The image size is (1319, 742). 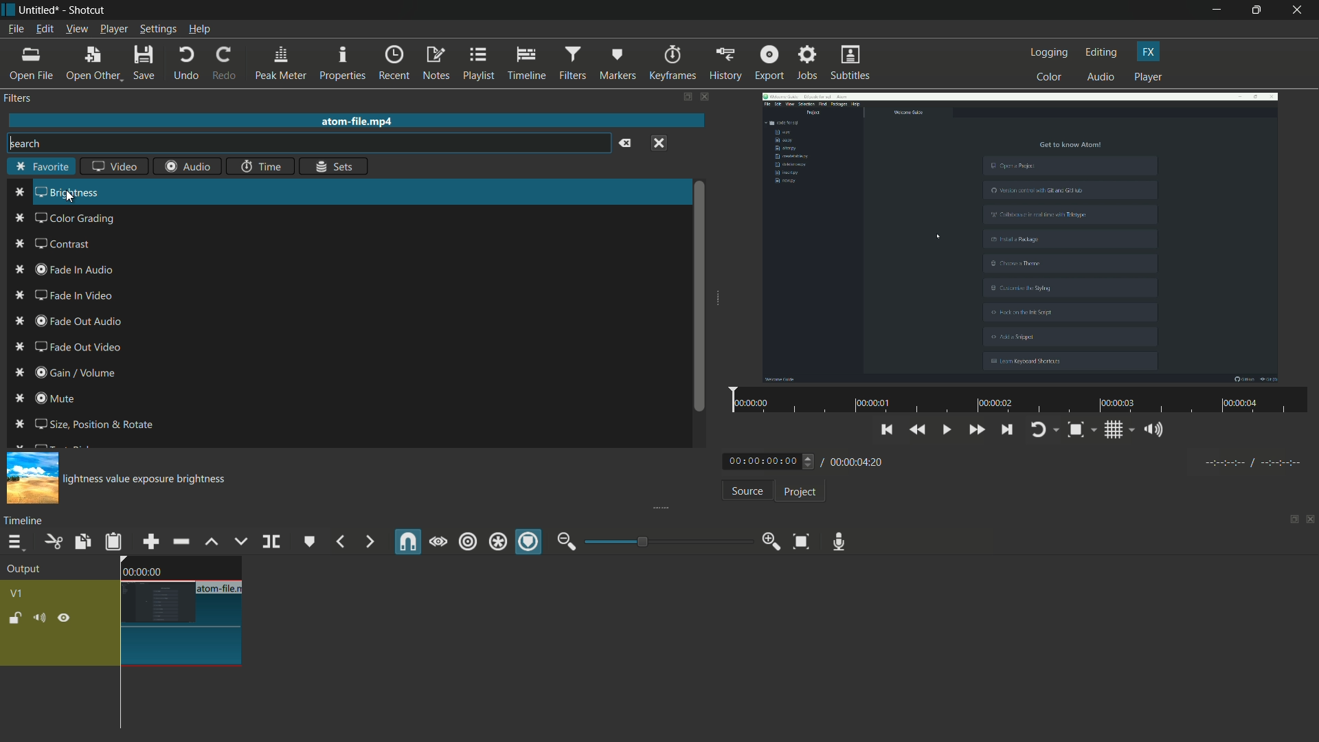 What do you see at coordinates (149, 541) in the screenshot?
I see `append` at bounding box center [149, 541].